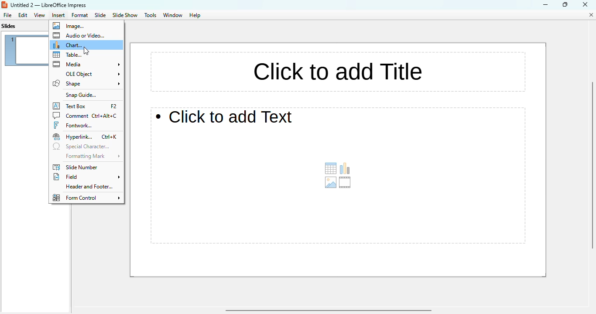  What do you see at coordinates (586, 4) in the screenshot?
I see `close` at bounding box center [586, 4].